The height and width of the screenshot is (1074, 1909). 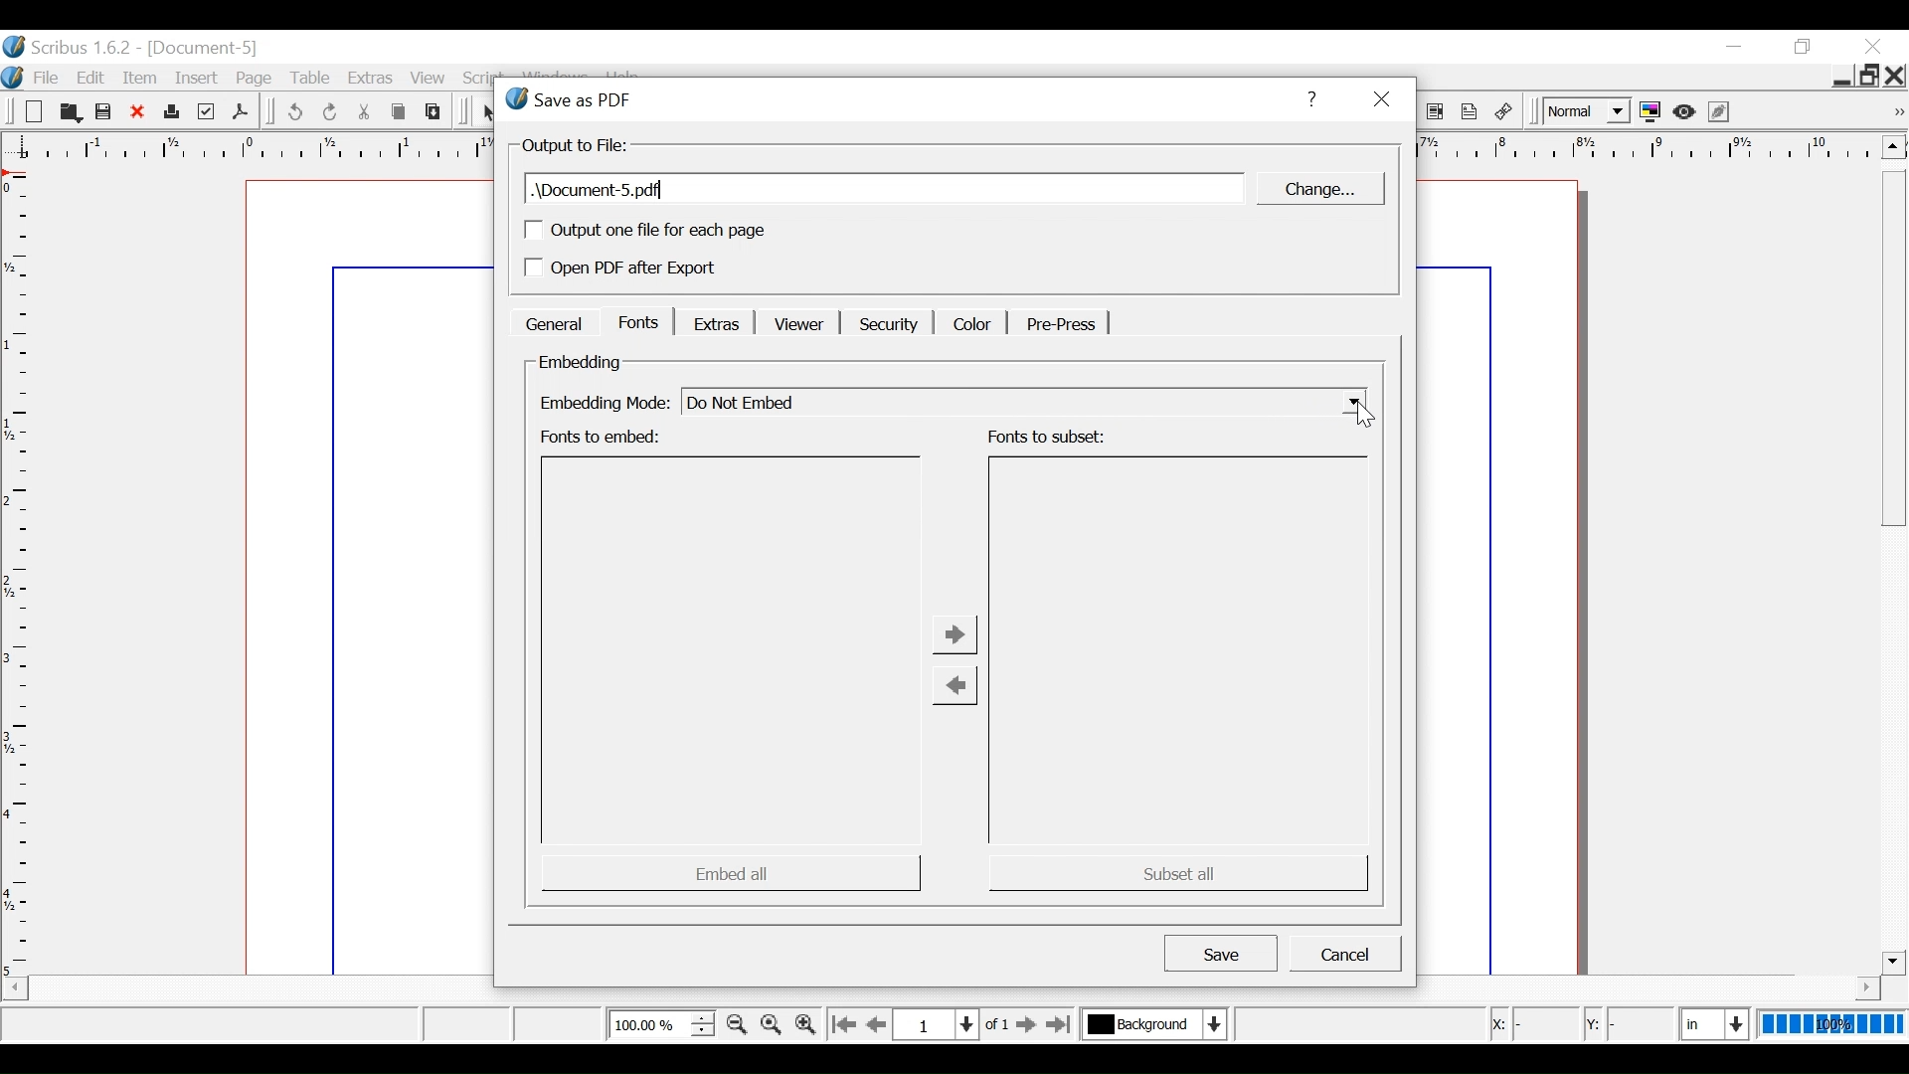 What do you see at coordinates (92, 78) in the screenshot?
I see `Edit` at bounding box center [92, 78].